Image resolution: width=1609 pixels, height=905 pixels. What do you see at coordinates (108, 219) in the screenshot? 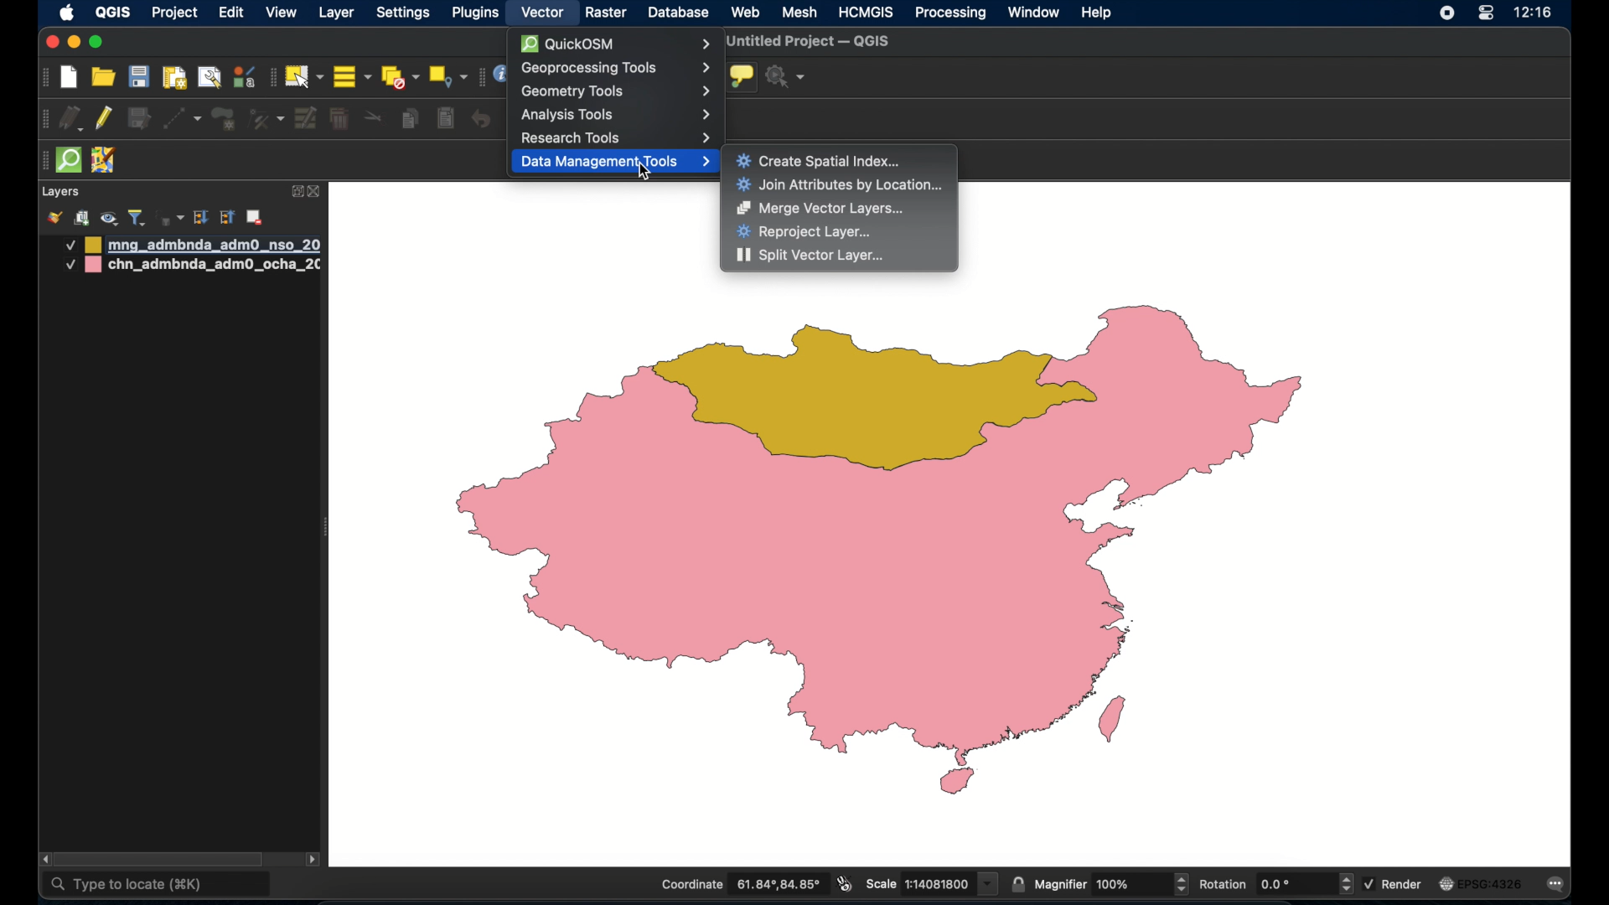
I see `manage map theme` at bounding box center [108, 219].